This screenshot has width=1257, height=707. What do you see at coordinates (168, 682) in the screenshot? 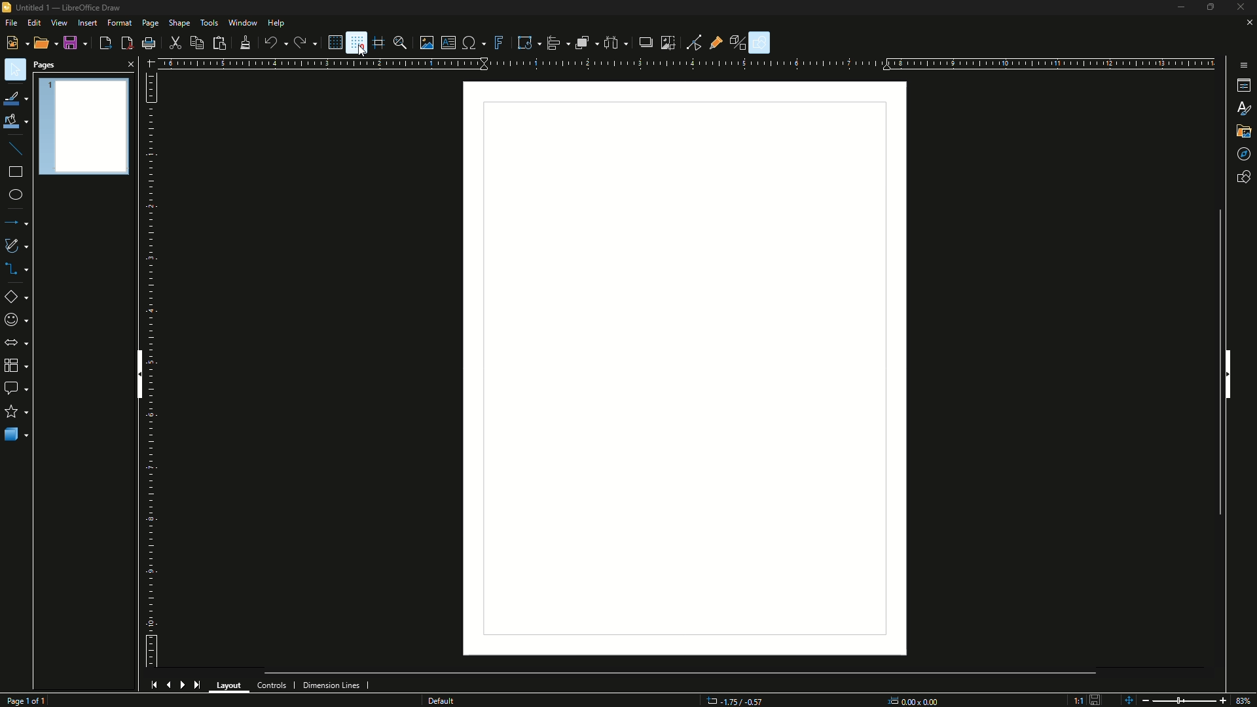
I see `Previous page` at bounding box center [168, 682].